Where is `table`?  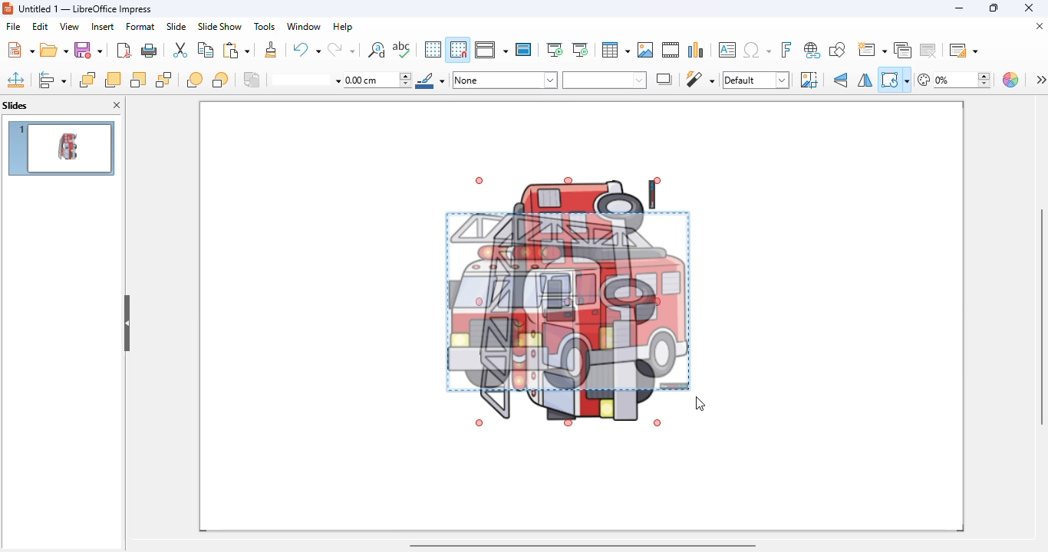 table is located at coordinates (616, 50).